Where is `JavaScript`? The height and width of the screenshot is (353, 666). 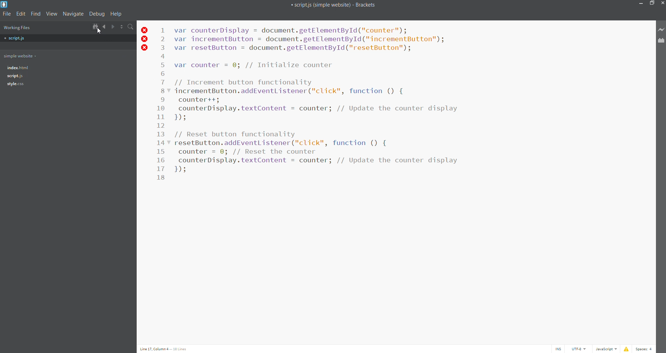
JavaScript is located at coordinates (604, 349).